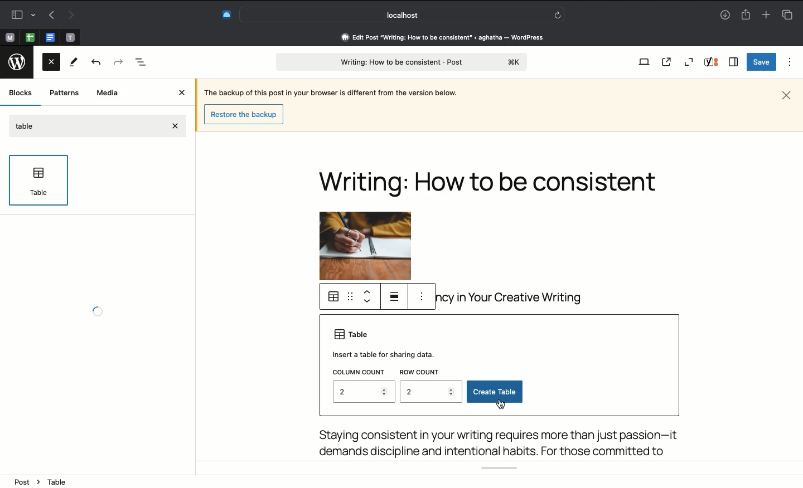 This screenshot has width=803, height=488. What do you see at coordinates (330, 91) in the screenshot?
I see `Sentence about backup ` at bounding box center [330, 91].